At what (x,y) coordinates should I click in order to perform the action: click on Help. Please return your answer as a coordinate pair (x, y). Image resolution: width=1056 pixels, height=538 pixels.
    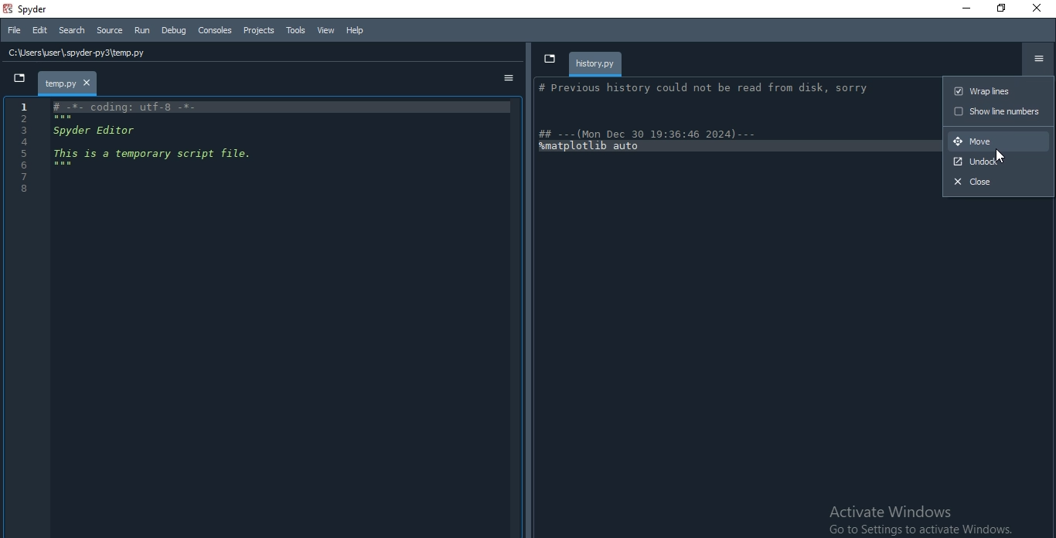
    Looking at the image, I should click on (356, 30).